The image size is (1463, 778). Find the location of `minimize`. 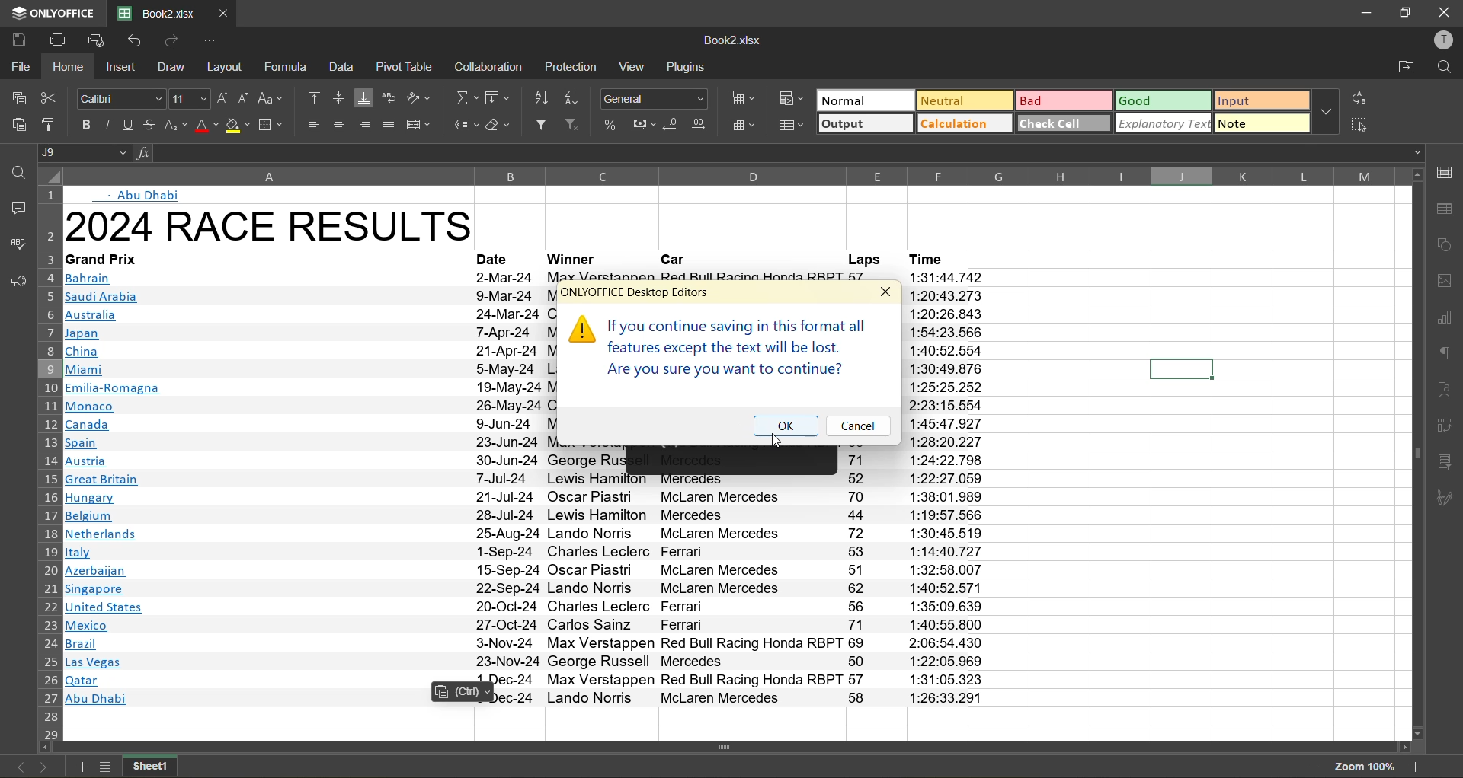

minimize is located at coordinates (1365, 14).